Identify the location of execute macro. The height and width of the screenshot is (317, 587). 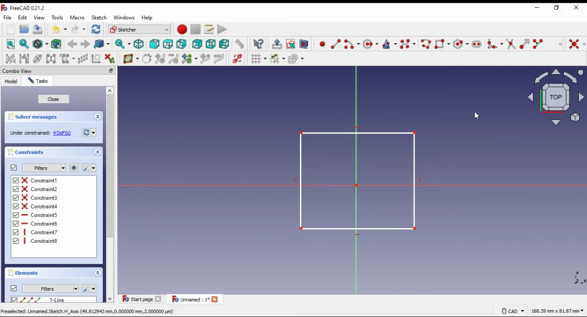
(222, 29).